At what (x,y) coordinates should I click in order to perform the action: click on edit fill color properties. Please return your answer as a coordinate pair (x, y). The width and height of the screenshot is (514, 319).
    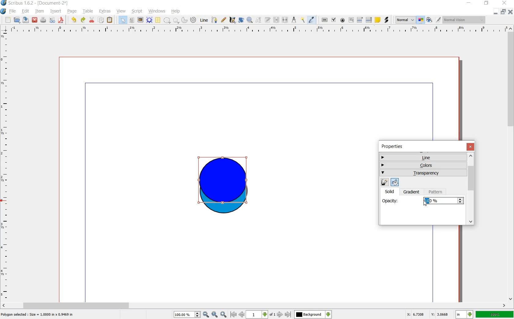
    Looking at the image, I should click on (394, 182).